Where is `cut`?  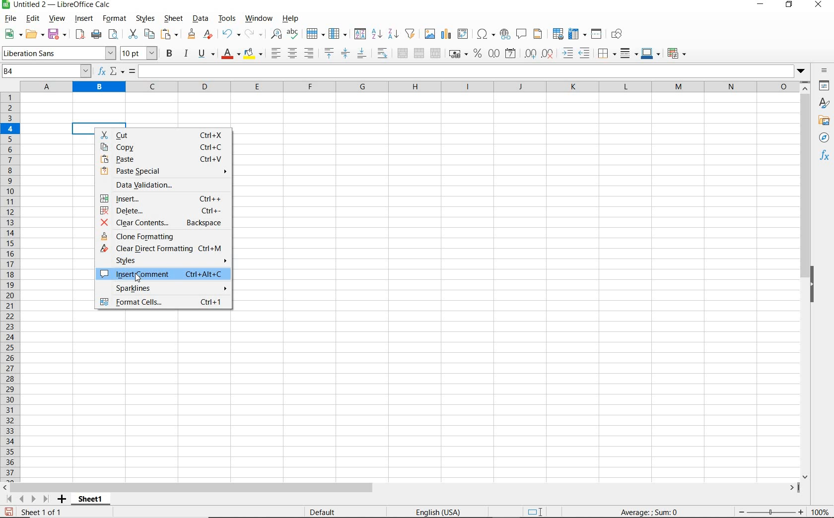 cut is located at coordinates (134, 33).